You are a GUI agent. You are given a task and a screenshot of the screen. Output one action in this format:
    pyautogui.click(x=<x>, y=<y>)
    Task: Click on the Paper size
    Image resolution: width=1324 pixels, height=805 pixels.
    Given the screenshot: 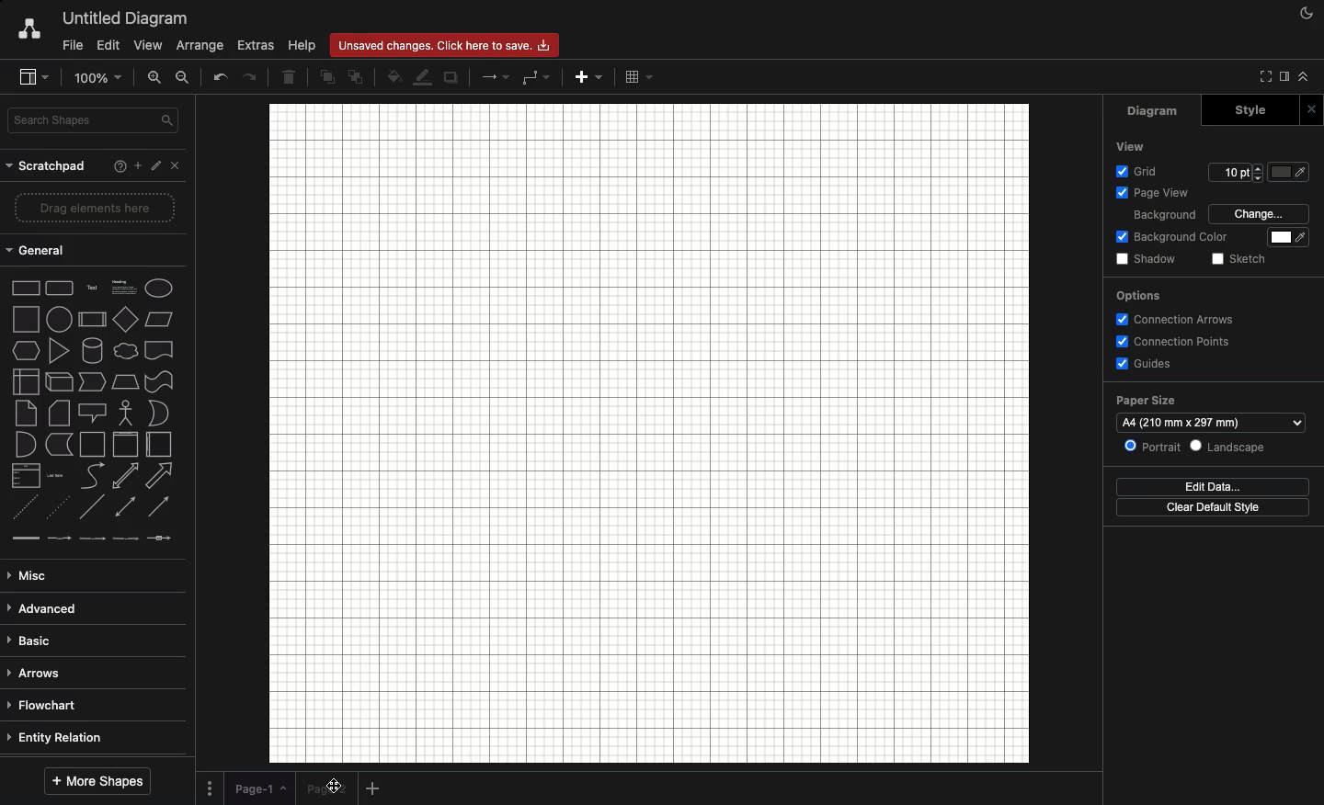 What is the action you would take?
    pyautogui.click(x=1146, y=400)
    